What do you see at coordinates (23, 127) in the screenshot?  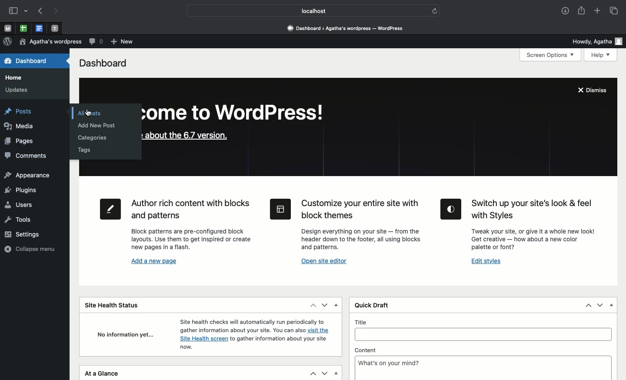 I see `Media` at bounding box center [23, 127].